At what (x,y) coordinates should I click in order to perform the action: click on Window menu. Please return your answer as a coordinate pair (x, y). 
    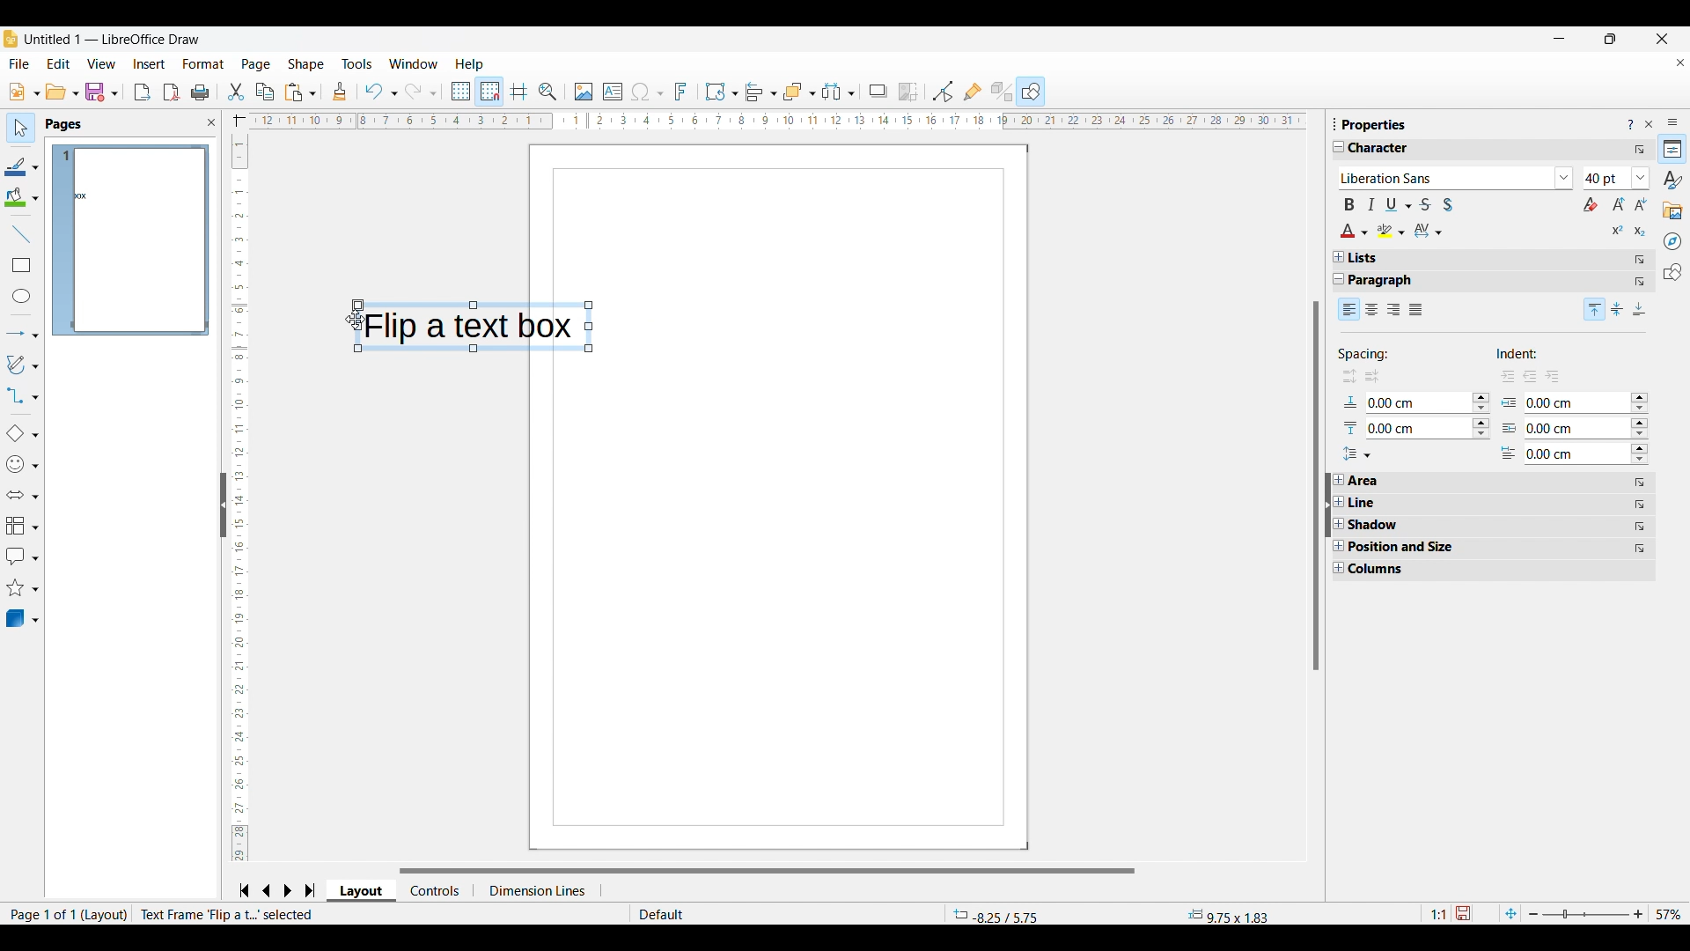
    Looking at the image, I should click on (414, 63).